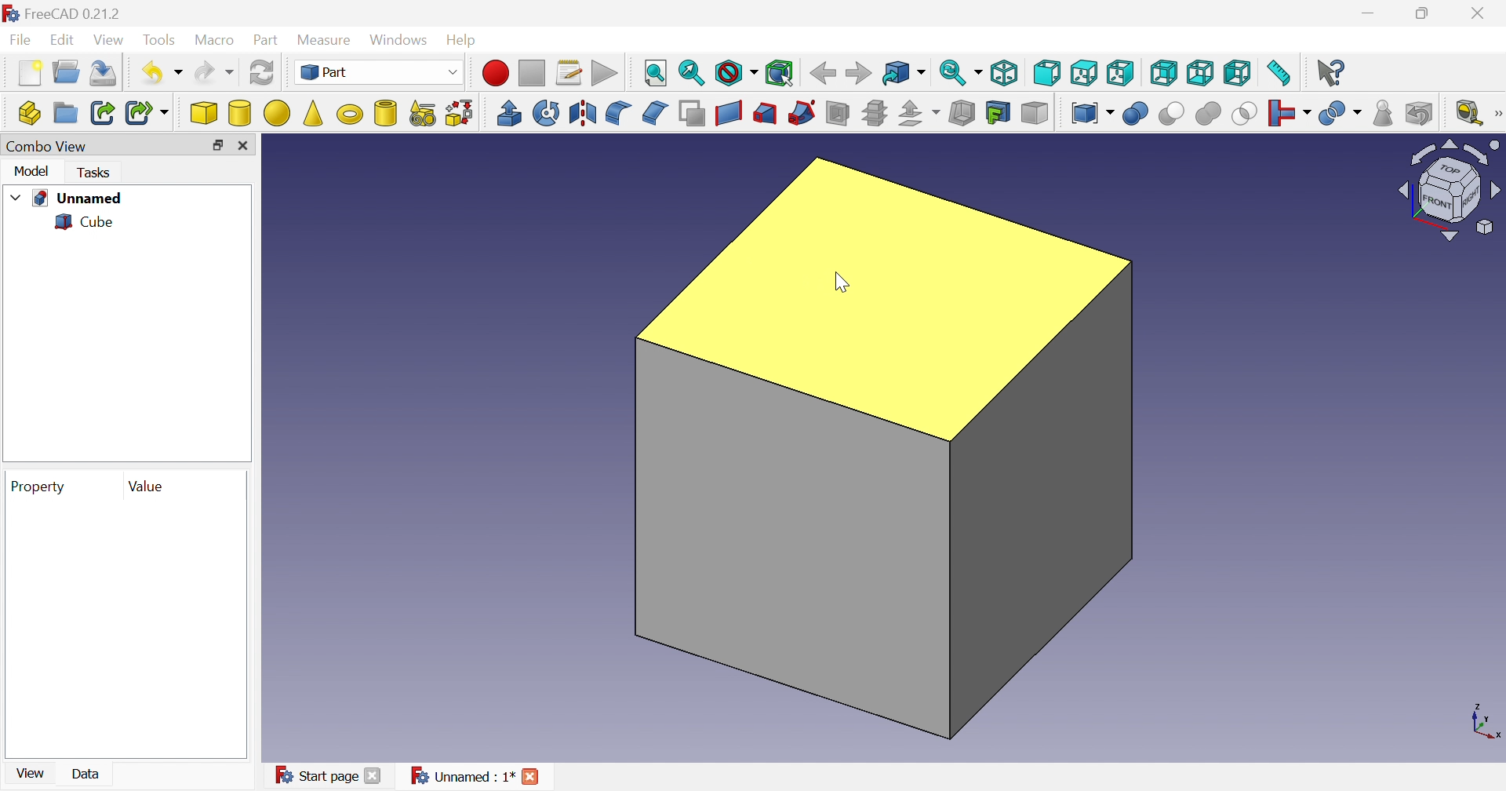 This screenshot has height=791, width=1506. I want to click on Color per face, so click(1038, 114).